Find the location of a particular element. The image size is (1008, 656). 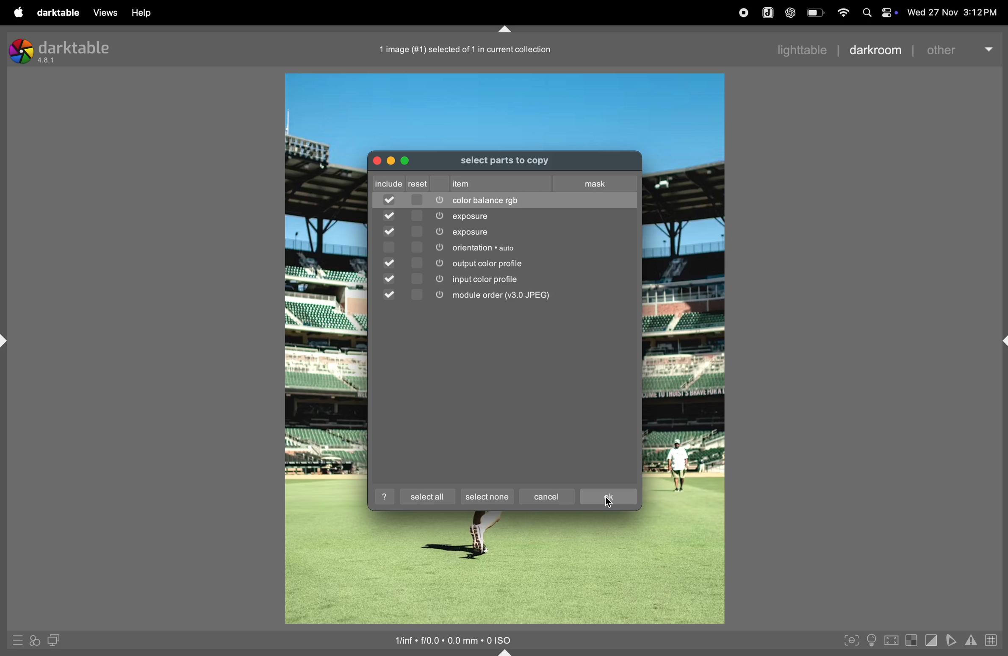

other is located at coordinates (960, 50).